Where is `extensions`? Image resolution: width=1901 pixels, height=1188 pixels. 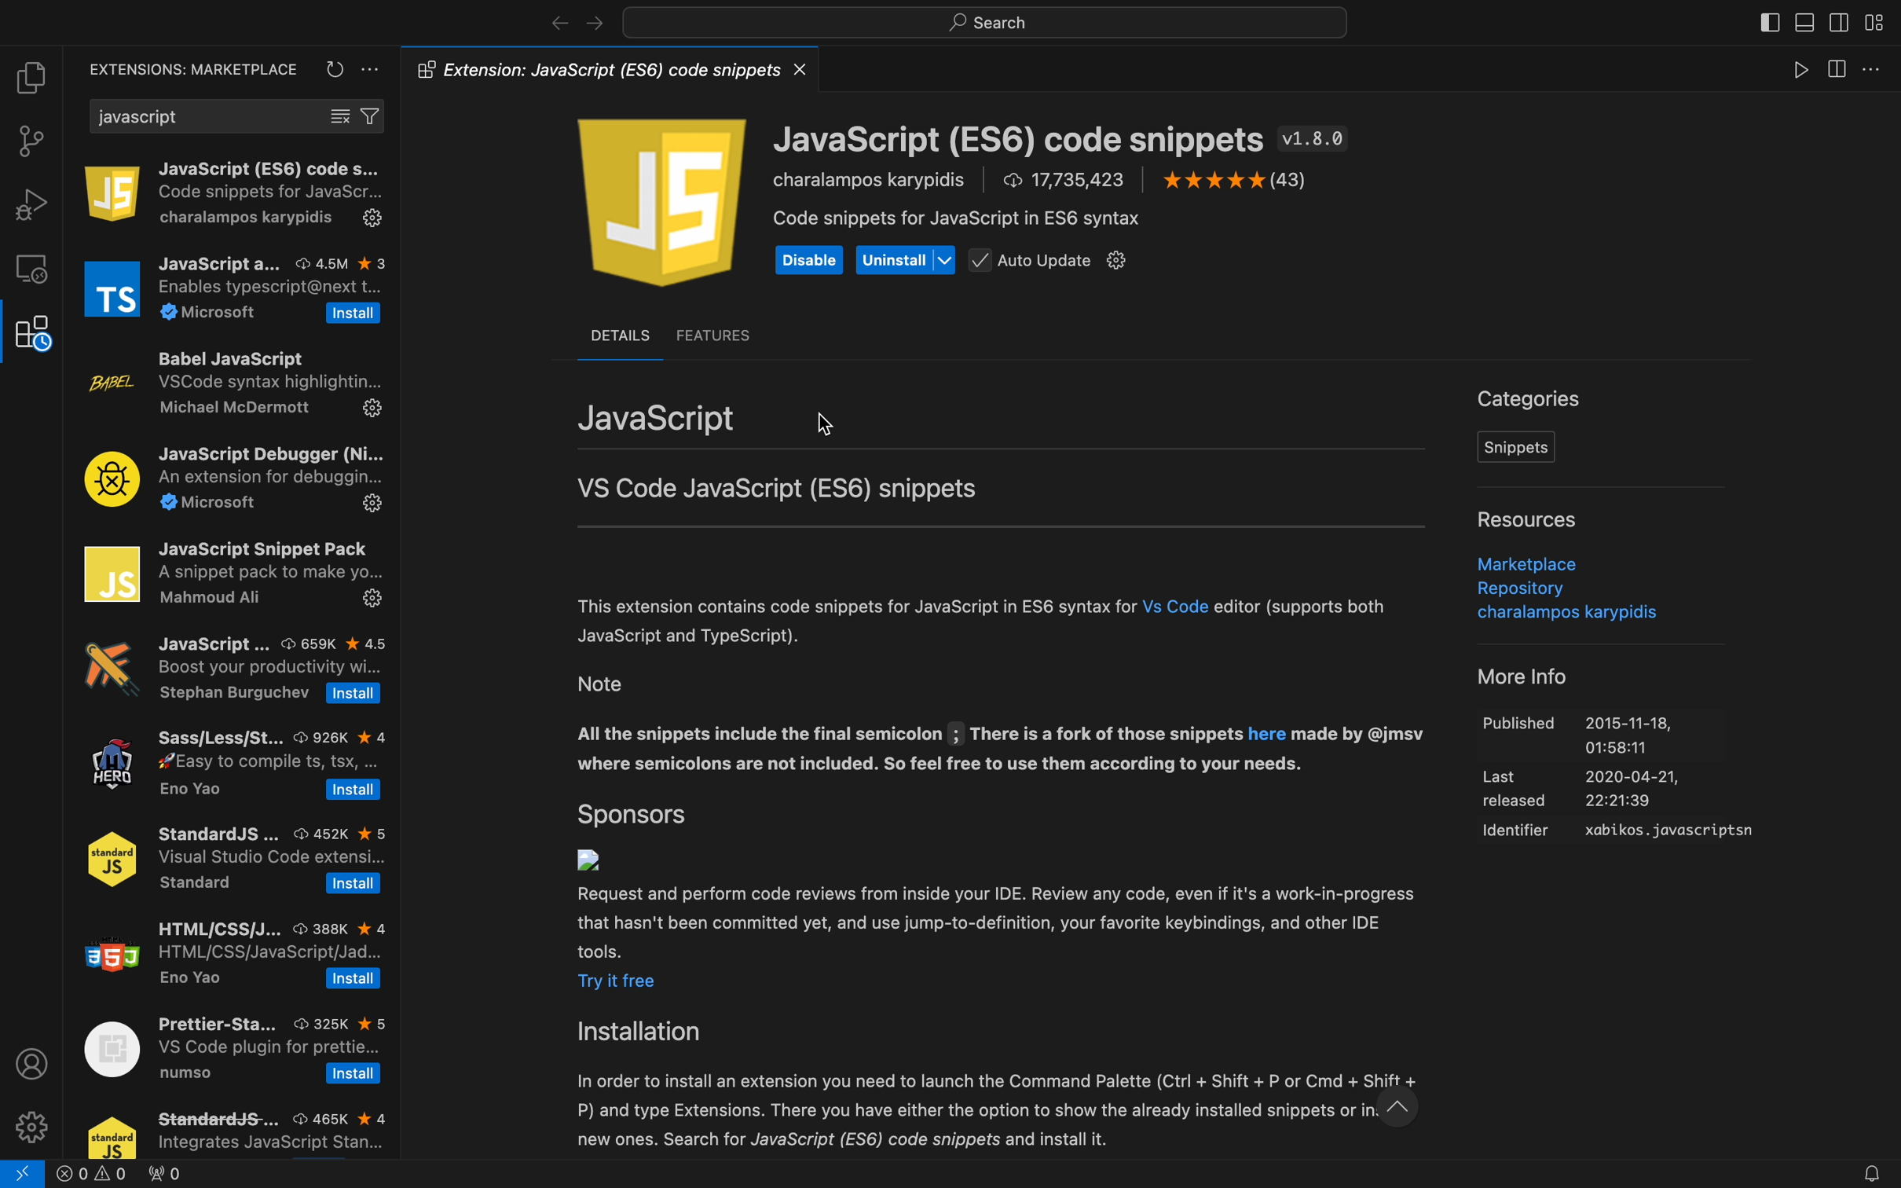
extensions is located at coordinates (185, 70).